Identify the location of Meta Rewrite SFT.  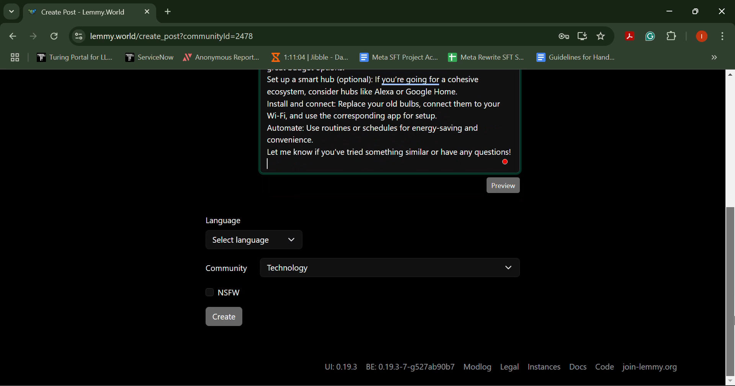
(489, 56).